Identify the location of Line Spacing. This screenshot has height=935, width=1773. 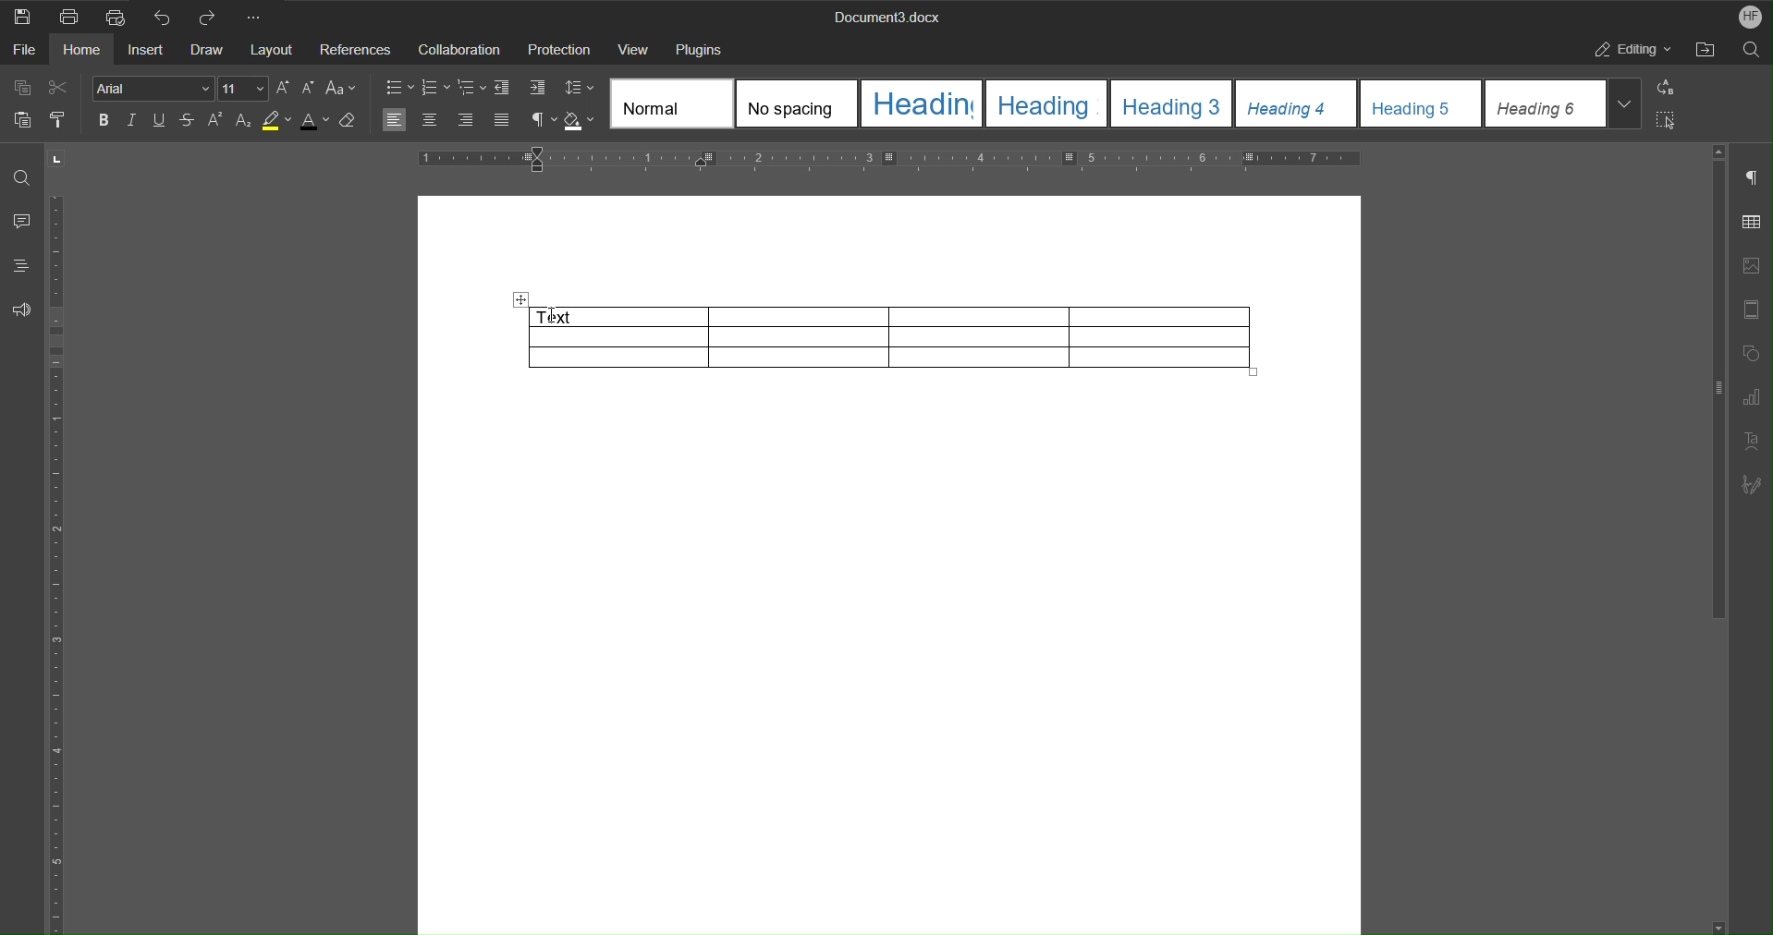
(578, 89).